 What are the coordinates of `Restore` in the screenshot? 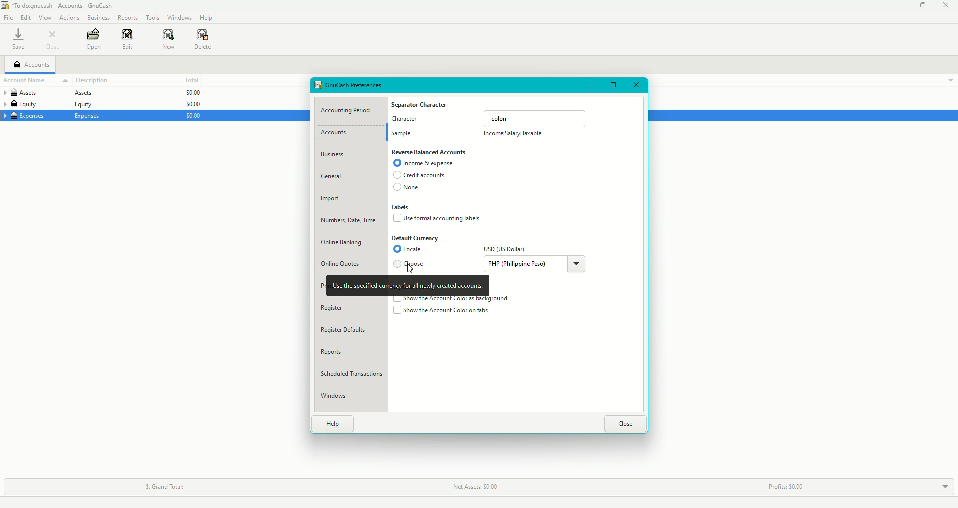 It's located at (612, 86).